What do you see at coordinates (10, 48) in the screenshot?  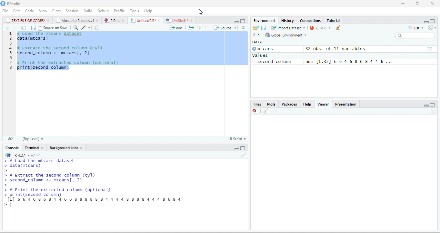 I see `4` at bounding box center [10, 48].